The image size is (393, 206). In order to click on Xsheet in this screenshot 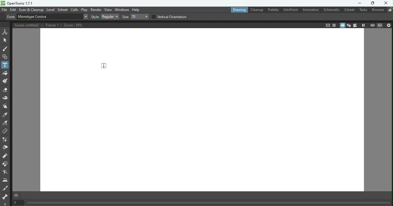, I will do `click(349, 10)`.